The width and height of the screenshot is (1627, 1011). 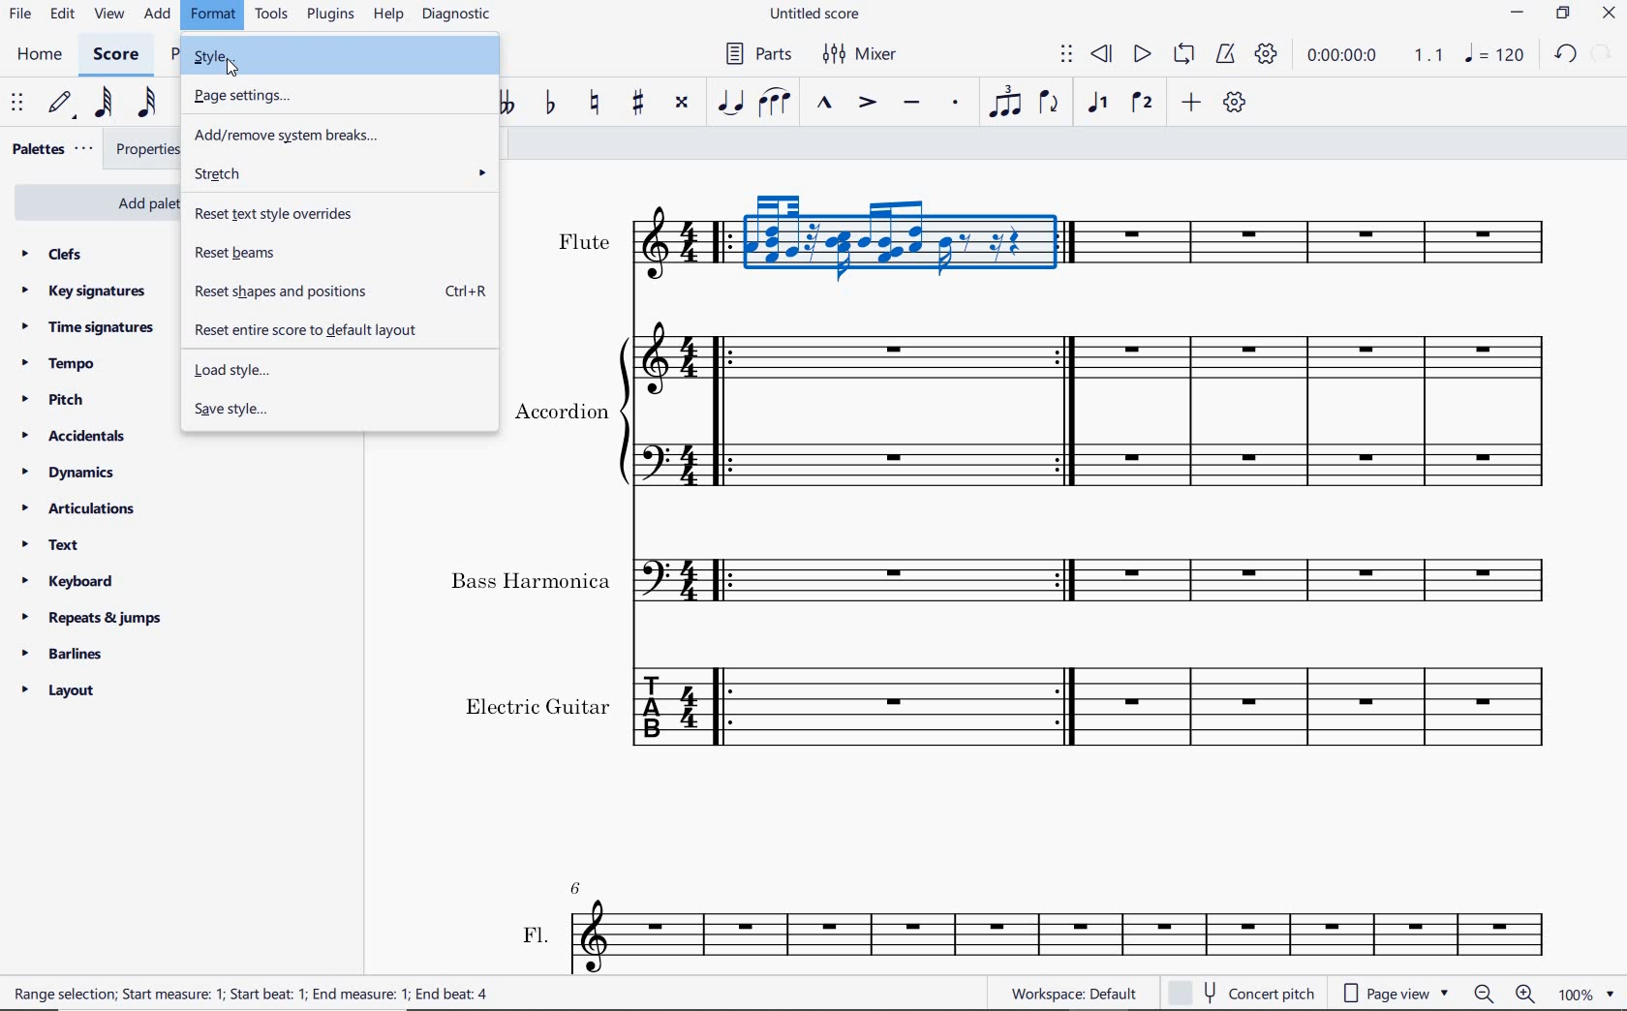 What do you see at coordinates (338, 135) in the screenshot?
I see `ADD/REMOVE SYSTEM BREAKS` at bounding box center [338, 135].